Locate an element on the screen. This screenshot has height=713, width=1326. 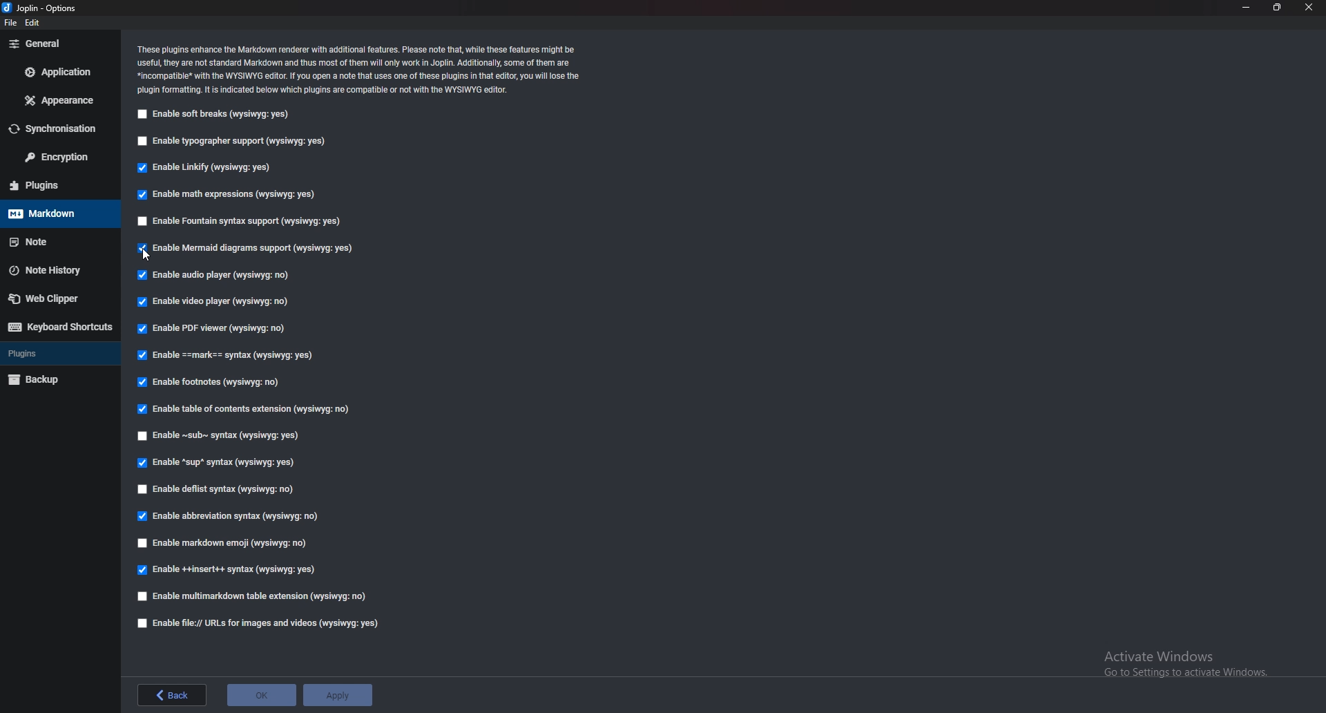
Mark down is located at coordinates (55, 213).